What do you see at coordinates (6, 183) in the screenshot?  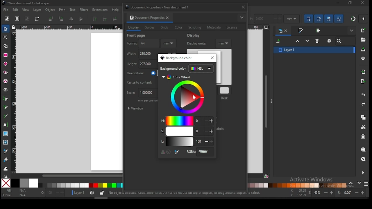 I see `none` at bounding box center [6, 183].